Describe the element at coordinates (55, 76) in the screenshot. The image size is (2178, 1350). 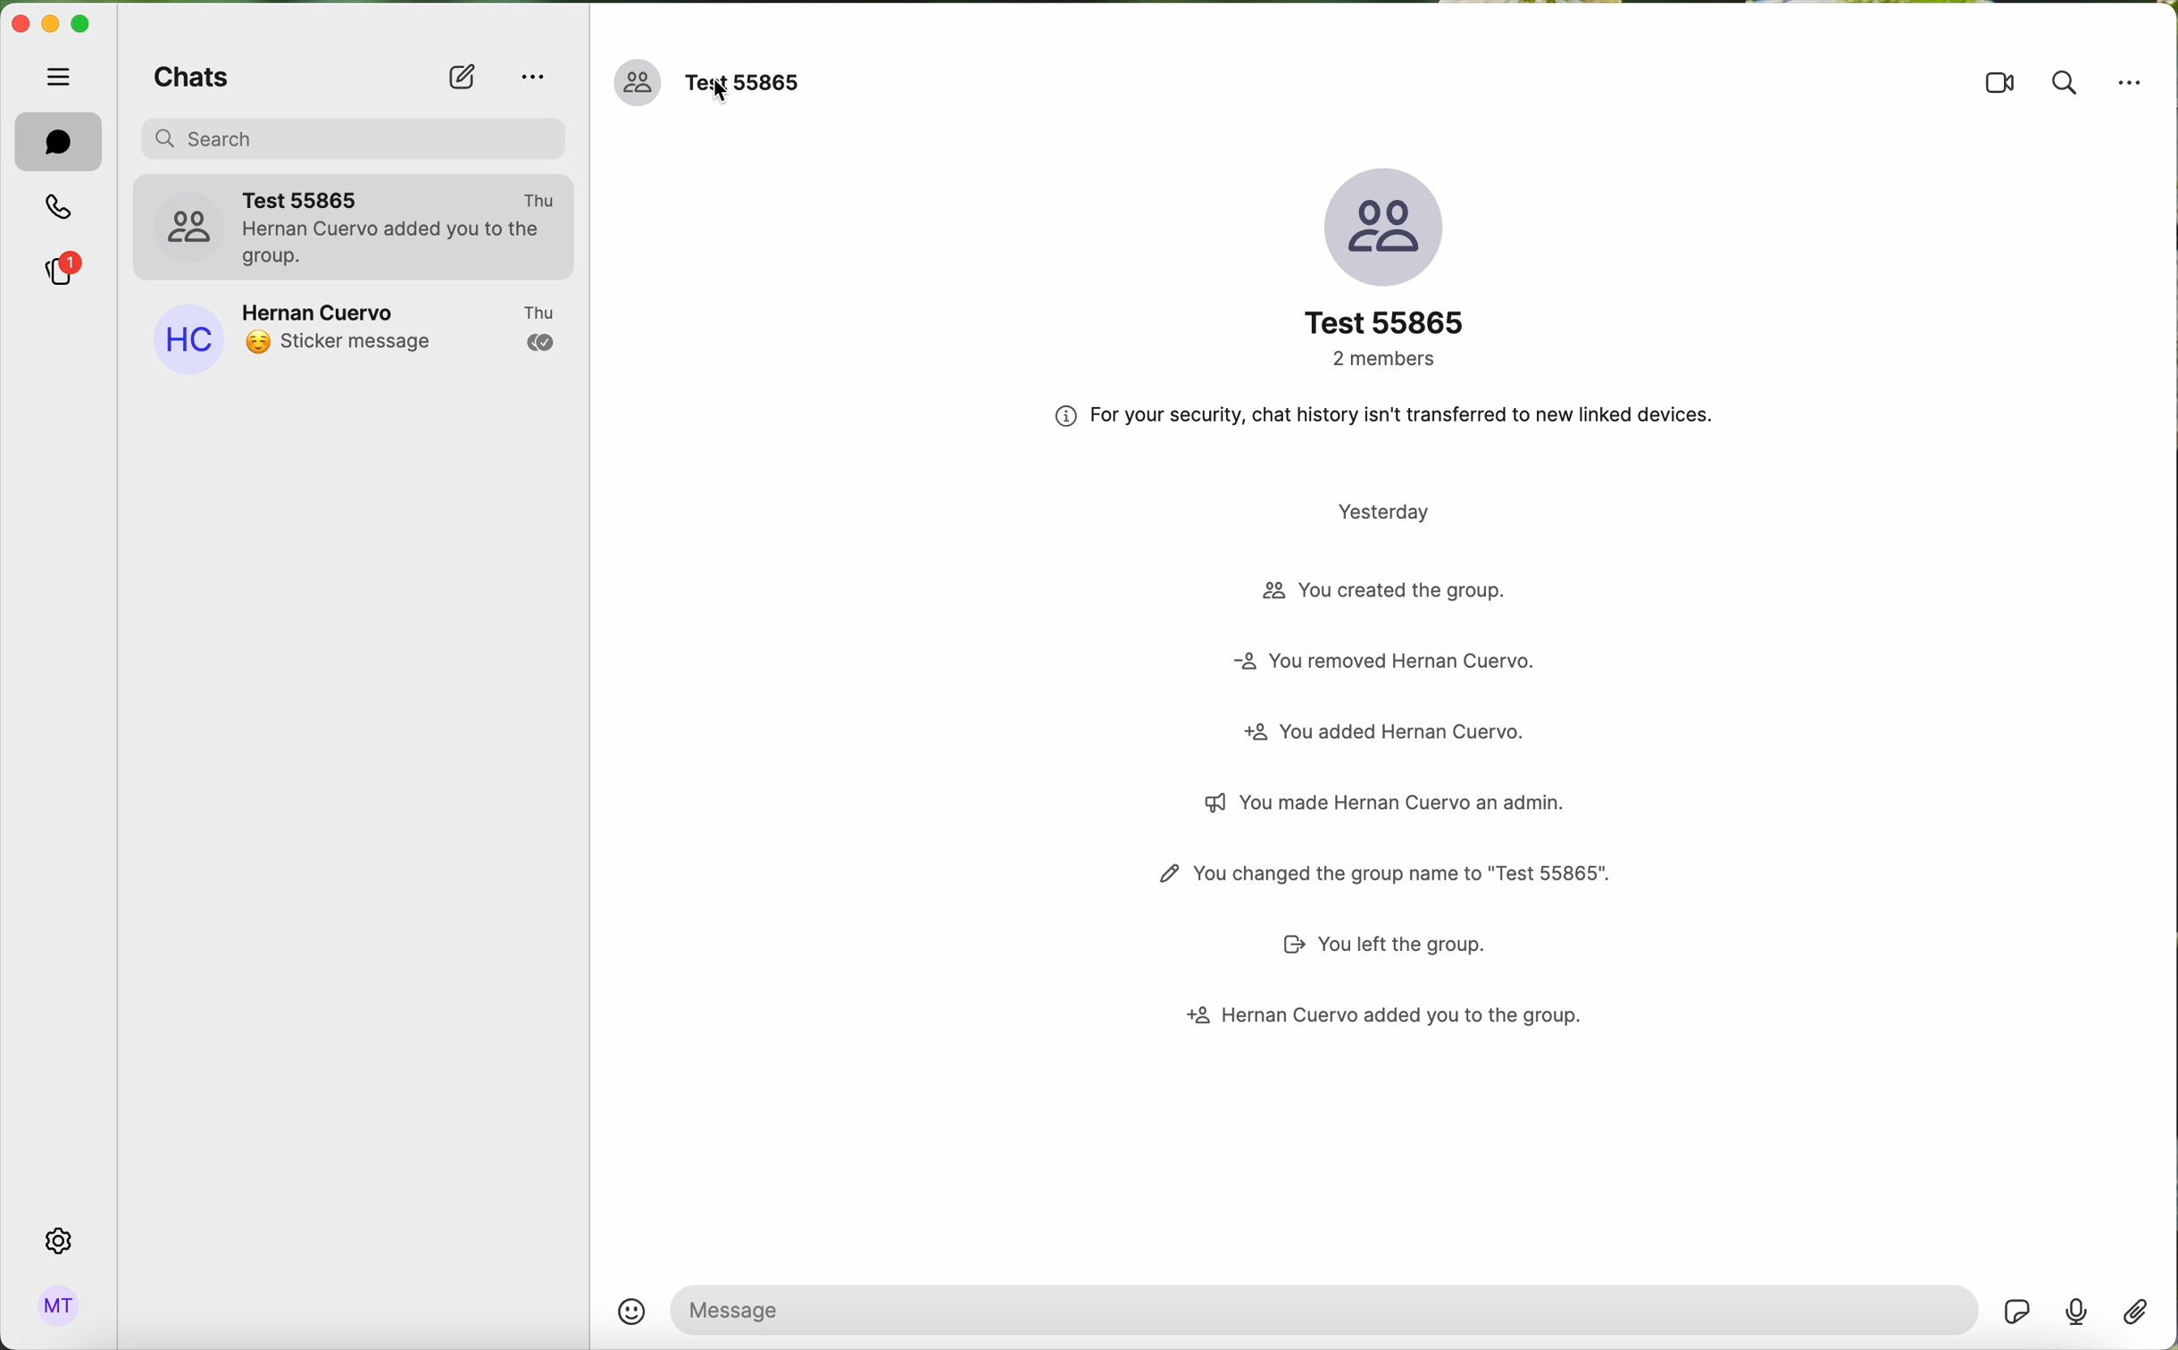
I see `hide tabs` at that location.